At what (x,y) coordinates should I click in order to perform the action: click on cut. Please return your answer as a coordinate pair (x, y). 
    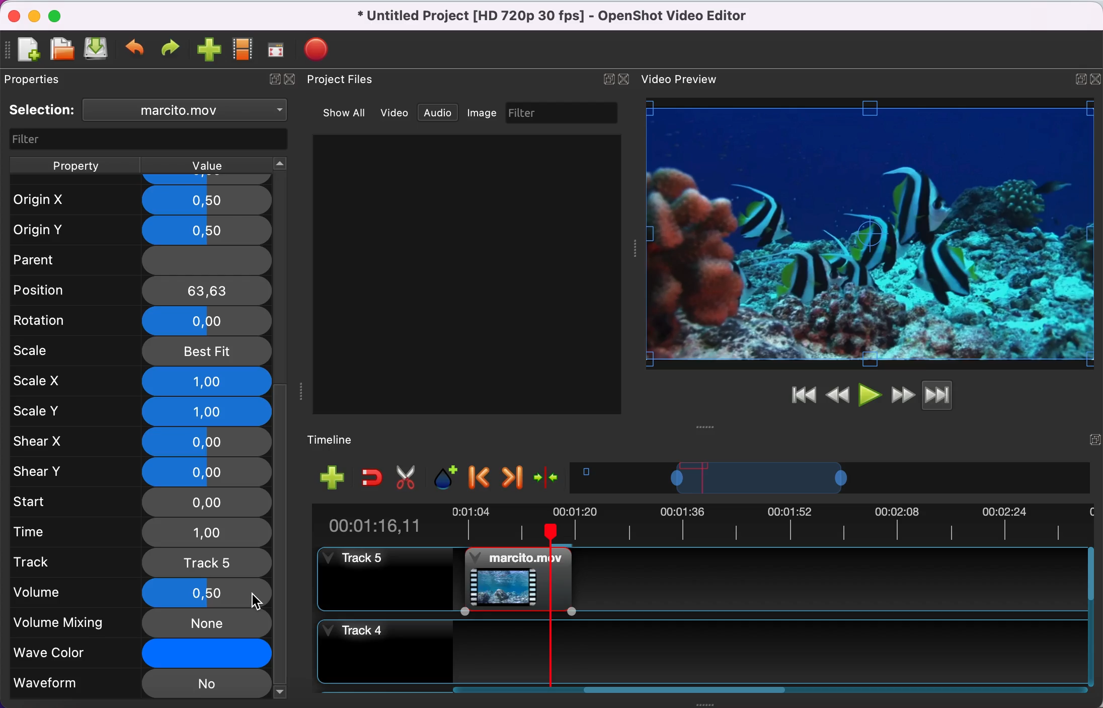
    Looking at the image, I should click on (410, 478).